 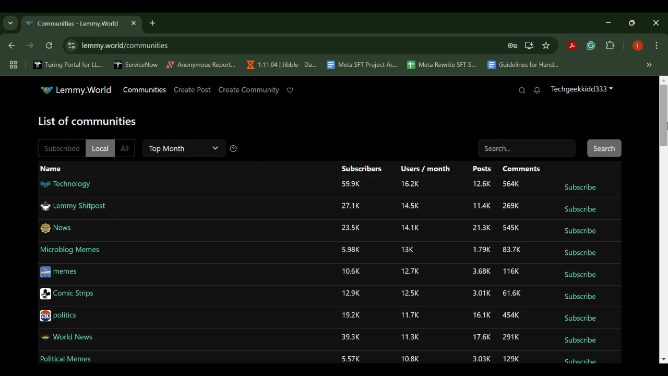 I want to click on Microblog Memes, so click(x=70, y=251).